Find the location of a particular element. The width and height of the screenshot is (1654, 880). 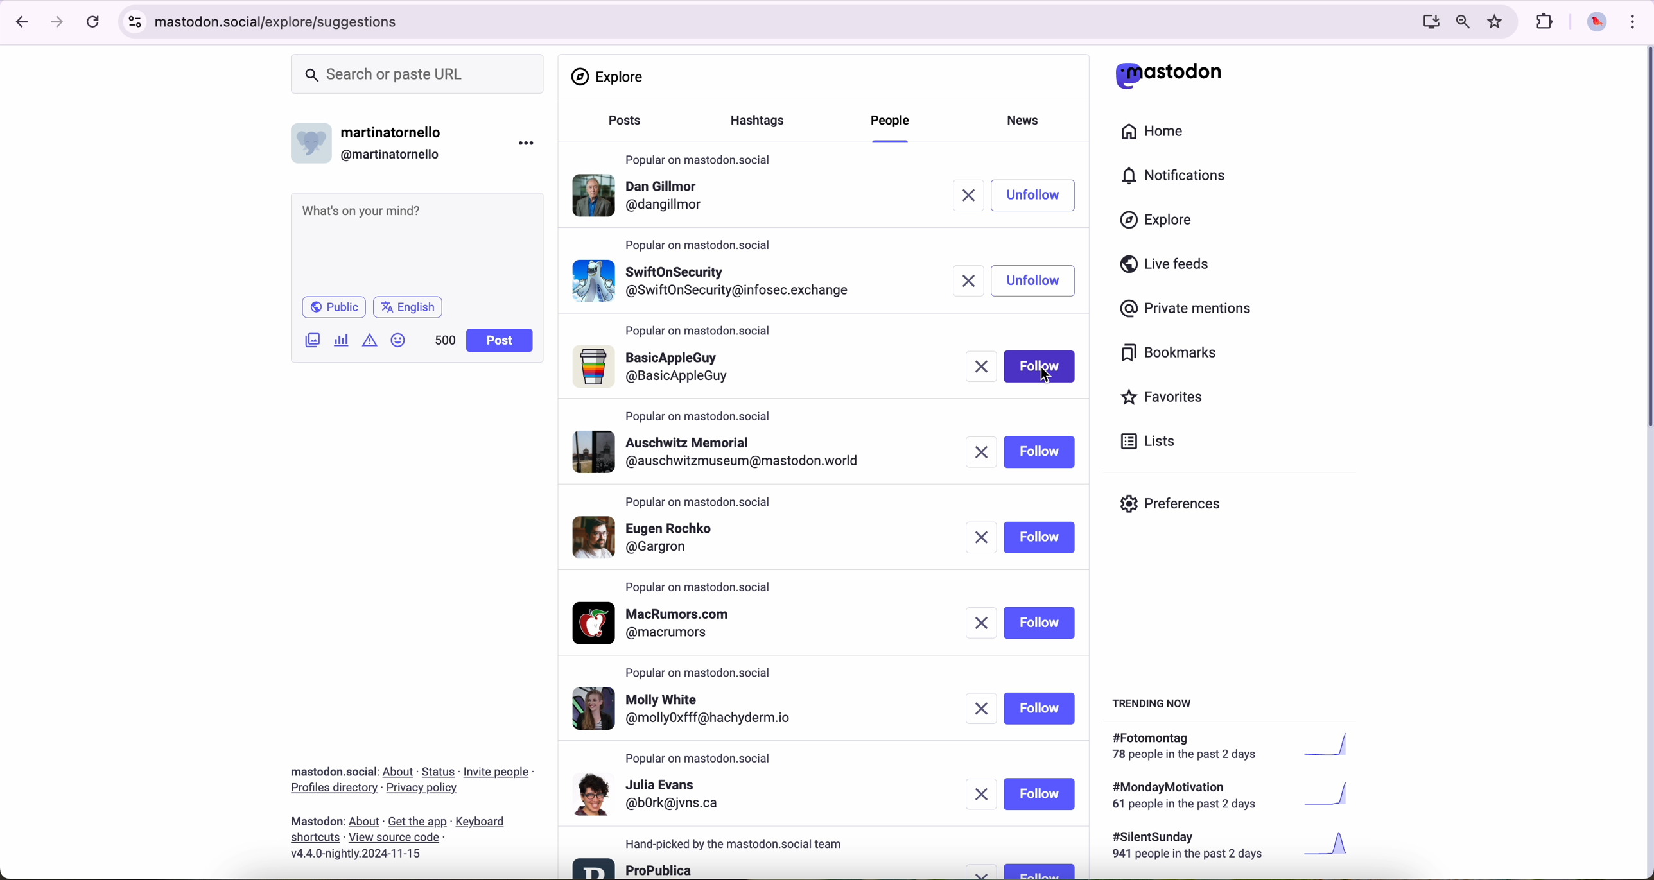

popular on mastodon.social is located at coordinates (701, 759).